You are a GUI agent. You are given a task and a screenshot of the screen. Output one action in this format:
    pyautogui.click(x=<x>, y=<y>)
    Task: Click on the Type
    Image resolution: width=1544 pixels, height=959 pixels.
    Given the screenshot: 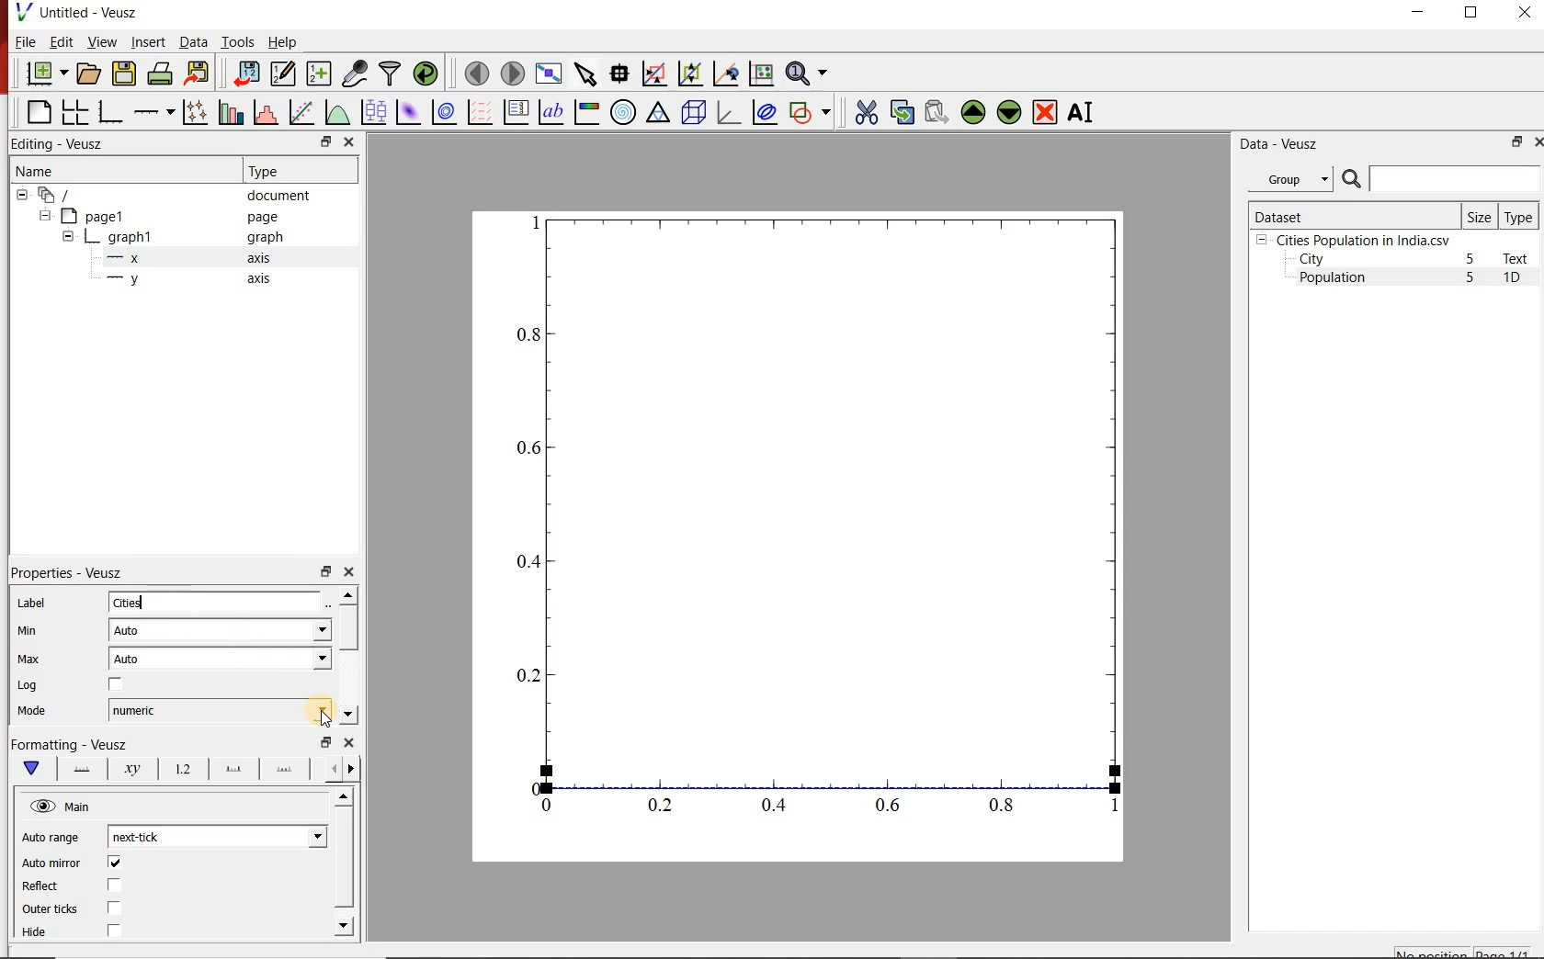 What is the action you would take?
    pyautogui.click(x=1520, y=216)
    